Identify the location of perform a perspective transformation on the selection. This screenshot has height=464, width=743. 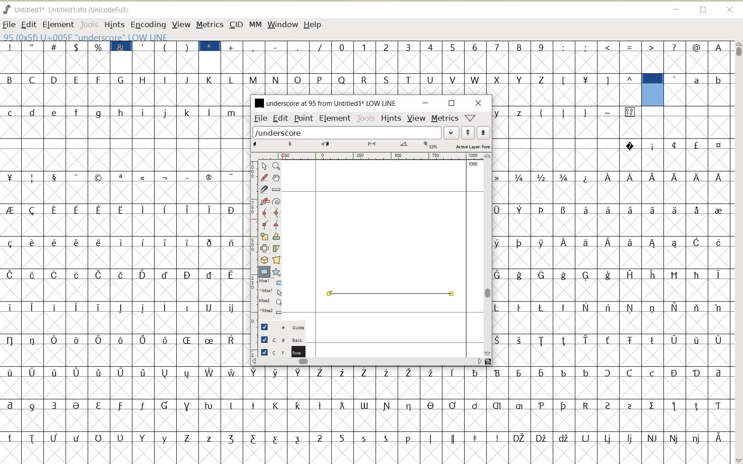
(276, 260).